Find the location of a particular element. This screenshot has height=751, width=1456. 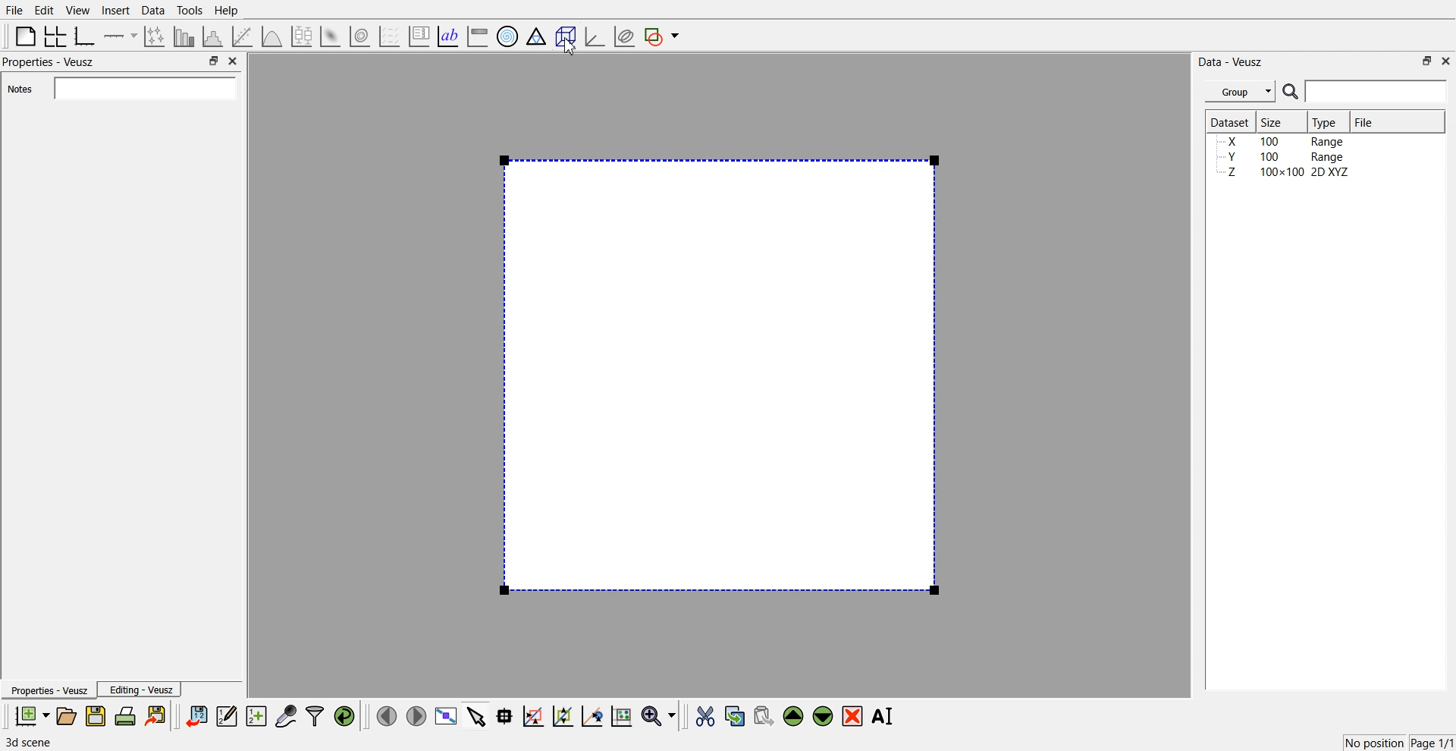

Filter dataset is located at coordinates (315, 715).